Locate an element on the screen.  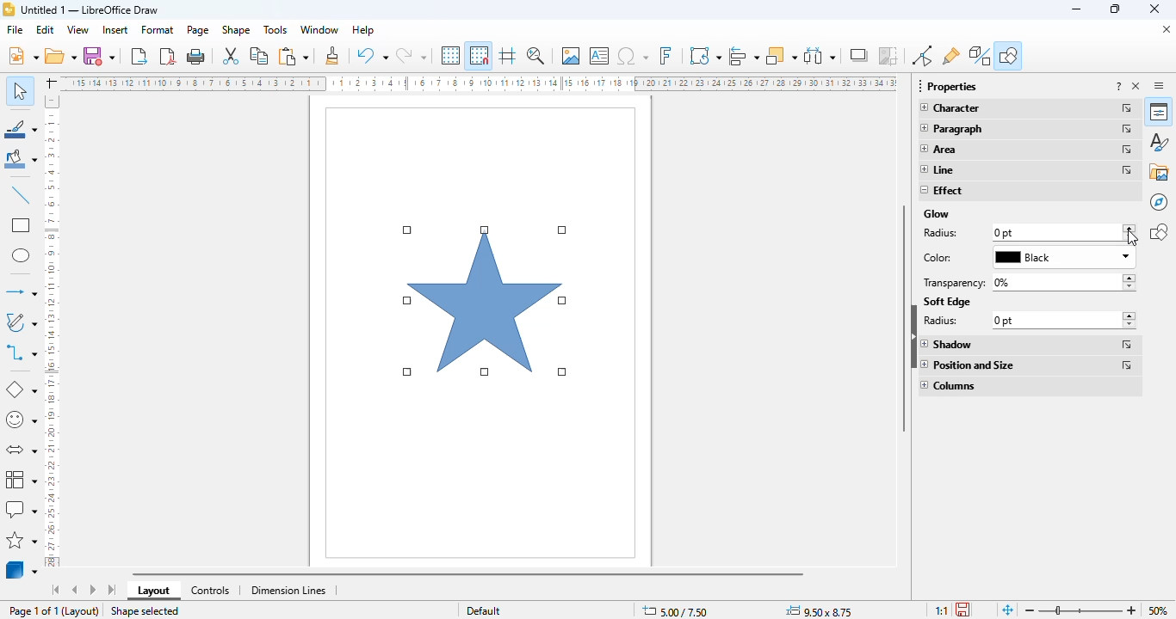
vertical scroll bar is located at coordinates (903, 319).